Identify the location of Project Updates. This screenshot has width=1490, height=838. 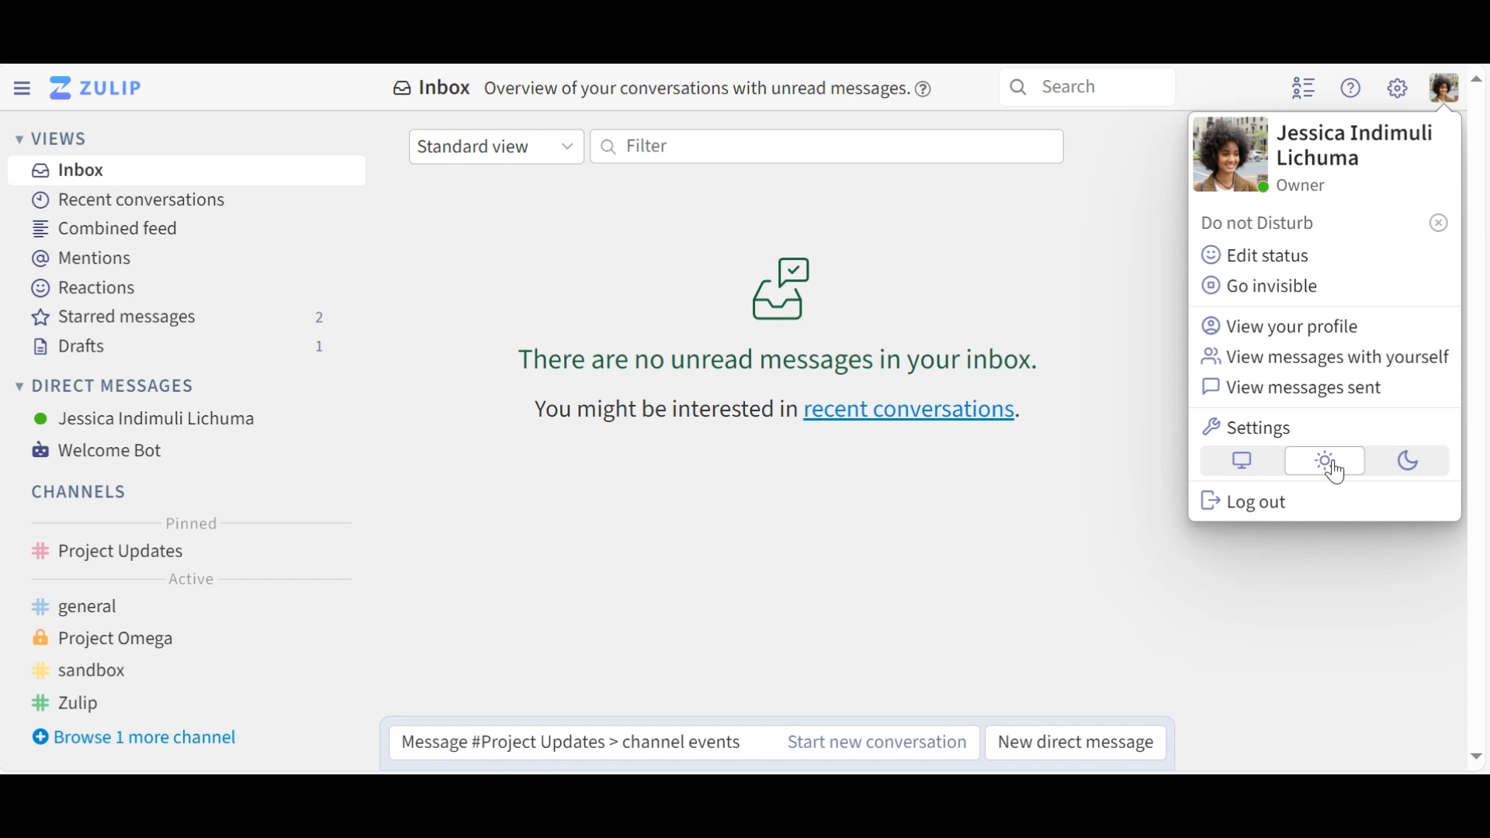
(188, 554).